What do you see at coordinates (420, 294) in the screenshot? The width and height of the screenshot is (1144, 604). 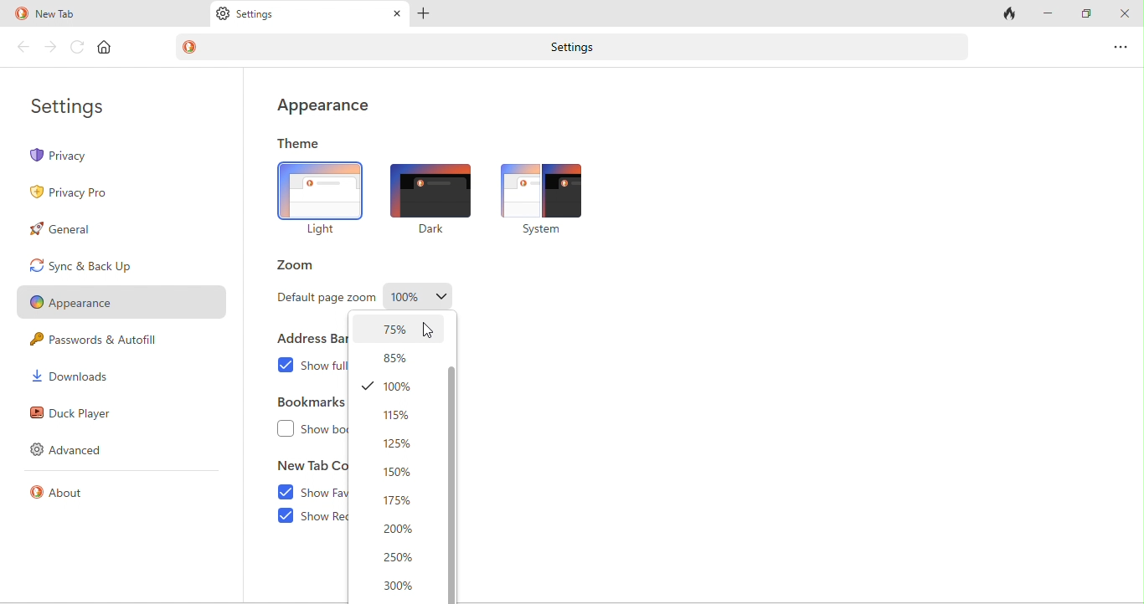 I see `page zoom-100%` at bounding box center [420, 294].